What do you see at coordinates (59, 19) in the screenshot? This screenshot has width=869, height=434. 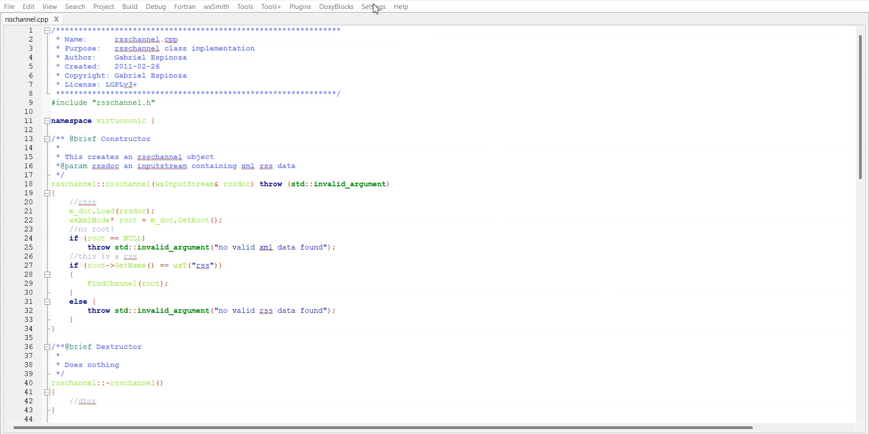 I see `Close` at bounding box center [59, 19].